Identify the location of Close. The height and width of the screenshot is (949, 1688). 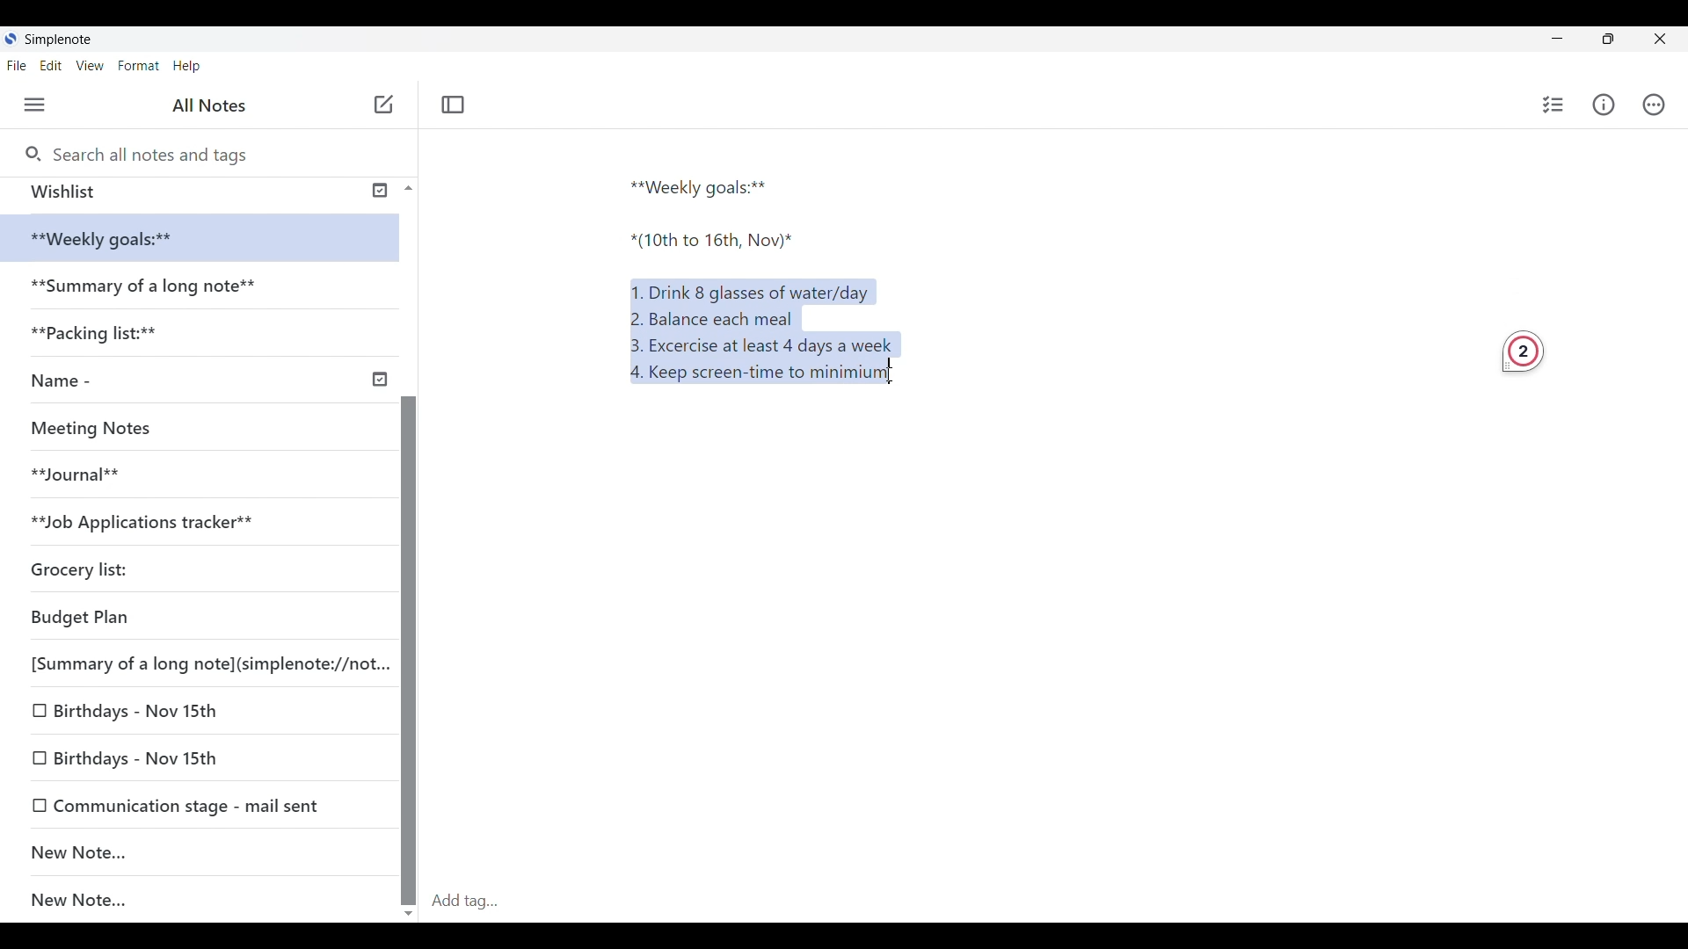
(1667, 38).